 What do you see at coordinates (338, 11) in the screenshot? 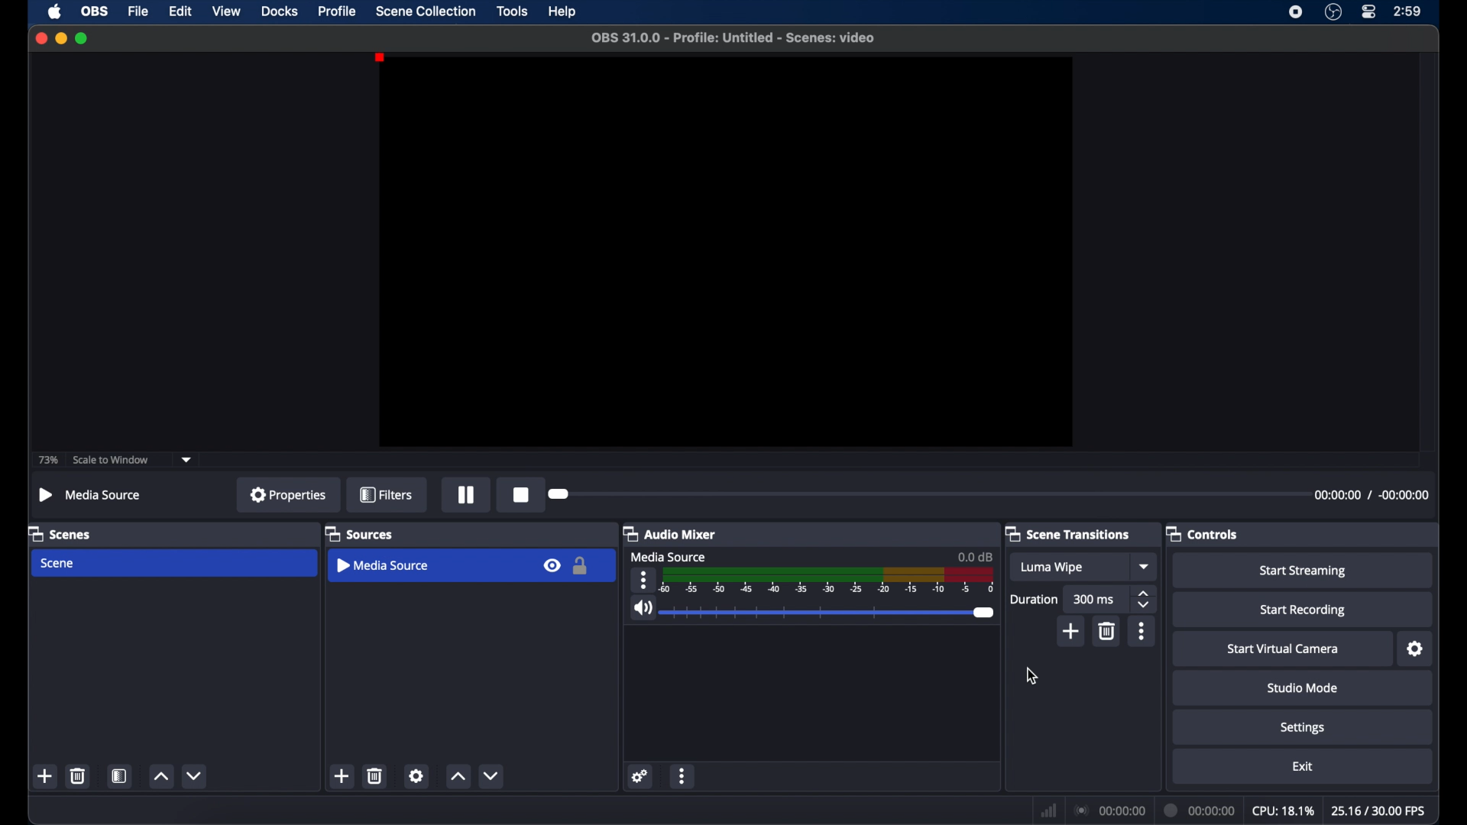
I see `profile` at bounding box center [338, 11].